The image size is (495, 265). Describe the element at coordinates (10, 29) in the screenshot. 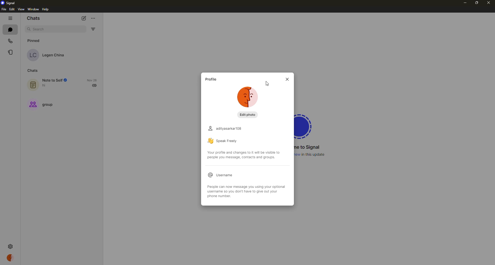

I see `chats` at that location.